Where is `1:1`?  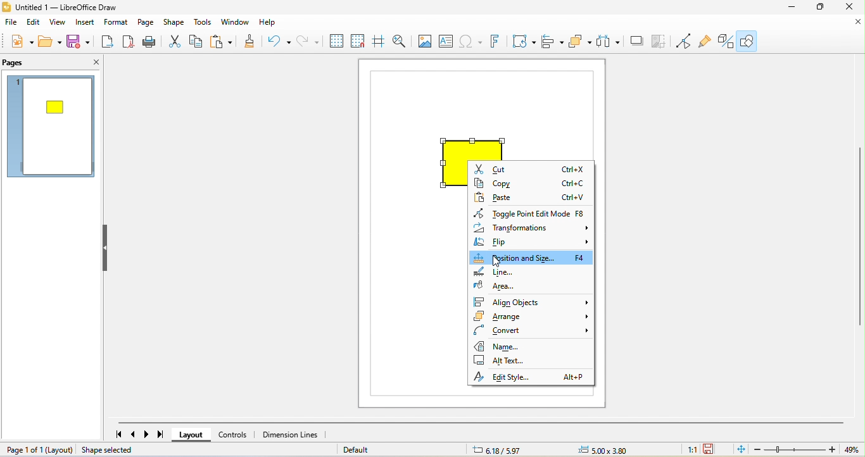 1:1 is located at coordinates (692, 451).